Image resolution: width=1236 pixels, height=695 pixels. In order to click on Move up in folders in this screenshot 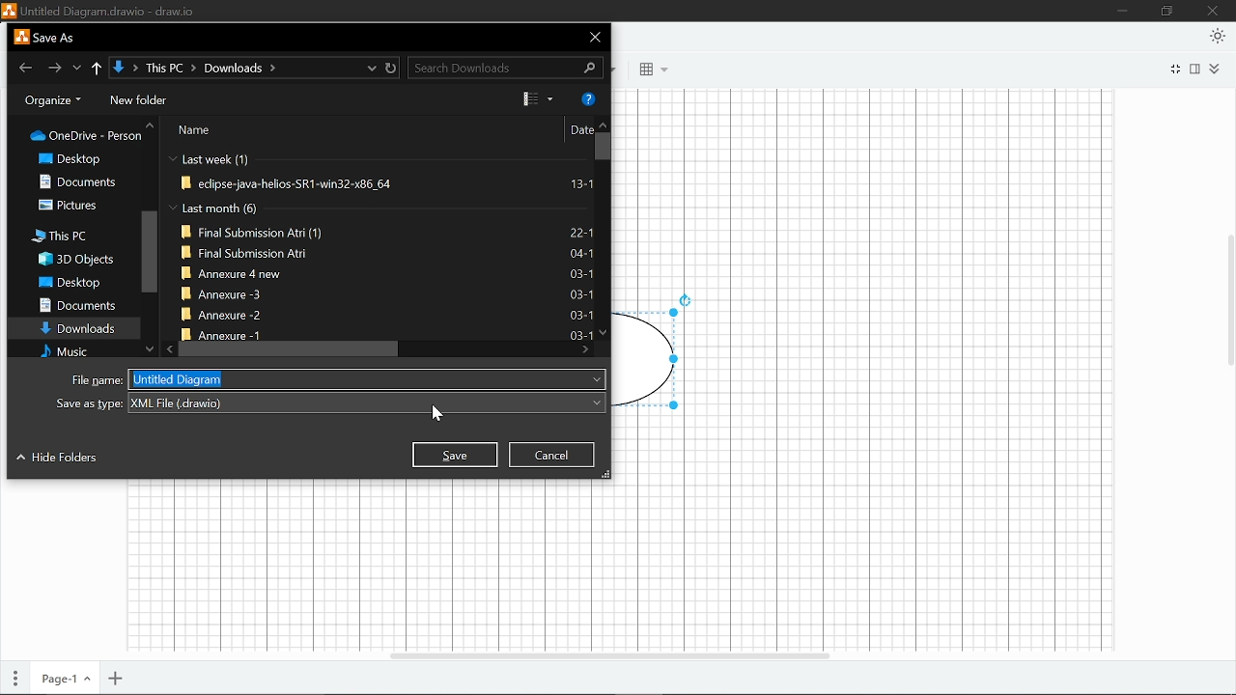, I will do `click(152, 125)`.